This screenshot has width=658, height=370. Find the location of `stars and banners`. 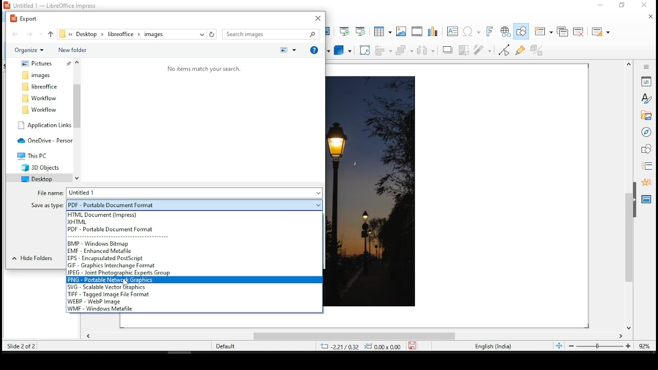

stars and banners is located at coordinates (320, 51).